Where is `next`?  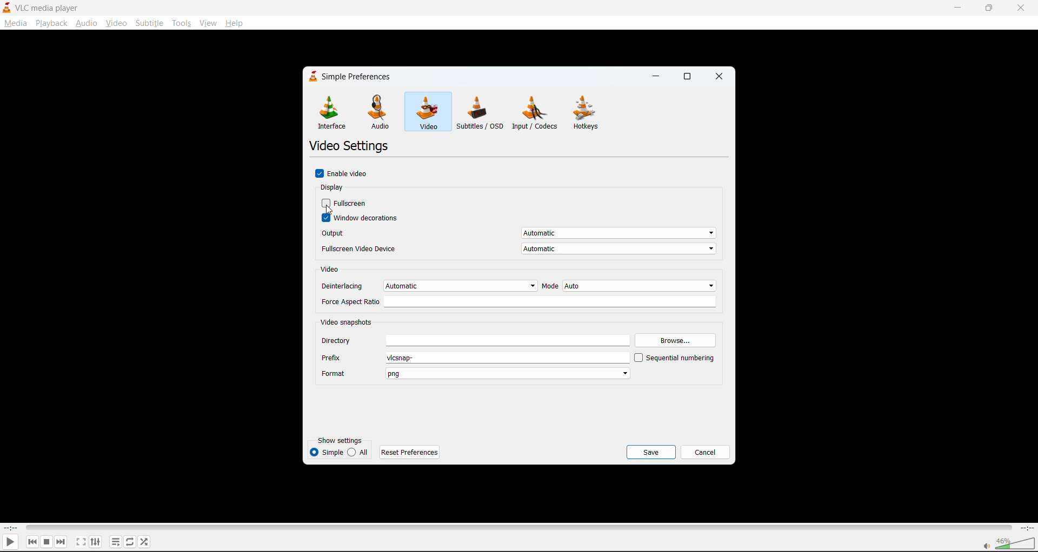
next is located at coordinates (63, 541).